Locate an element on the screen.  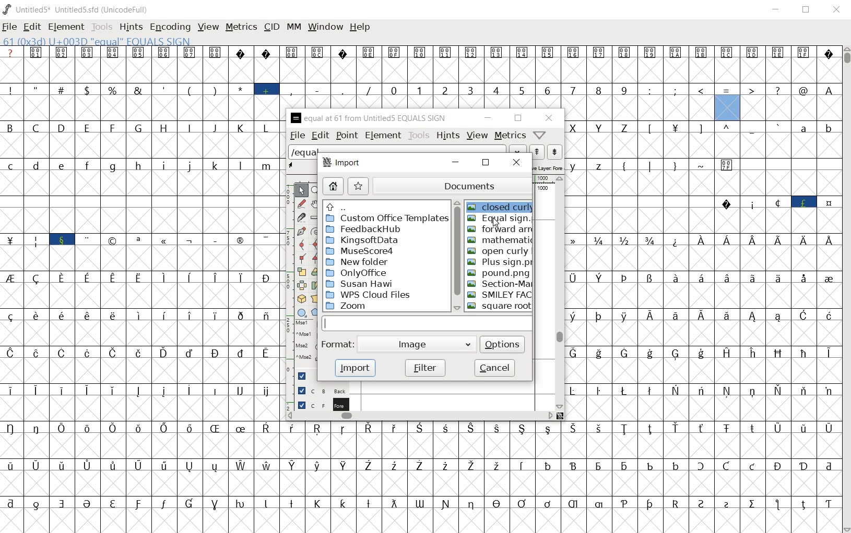
edit is located at coordinates (320, 136).